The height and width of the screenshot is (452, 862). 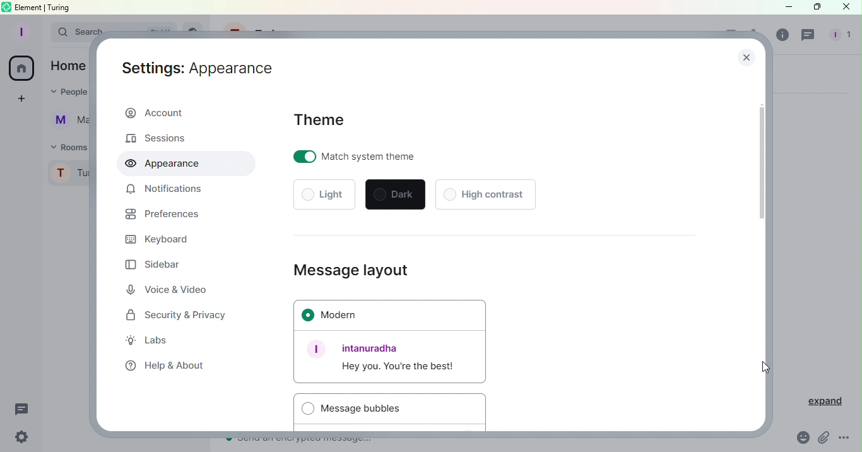 I want to click on Close, so click(x=847, y=8).